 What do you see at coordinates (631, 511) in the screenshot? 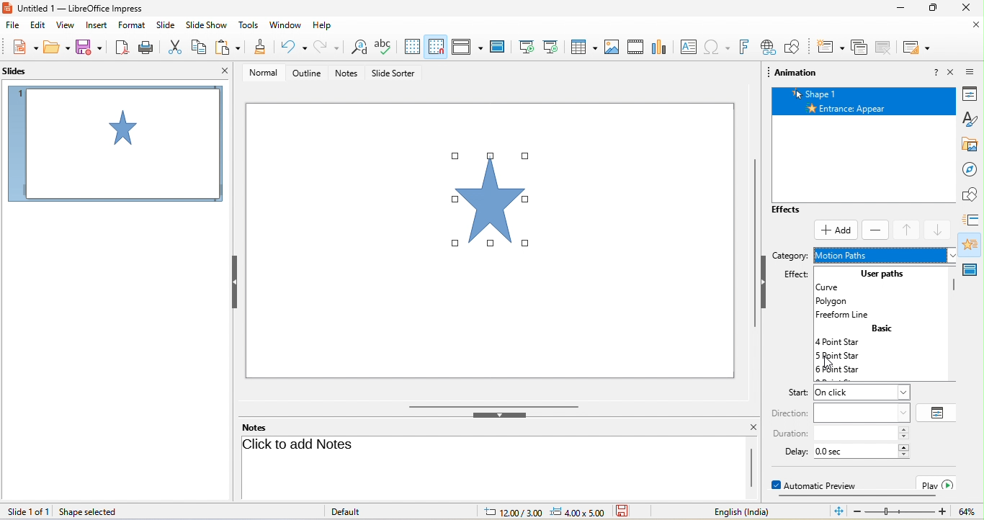
I see `the document has not been modified since the last save` at bounding box center [631, 511].